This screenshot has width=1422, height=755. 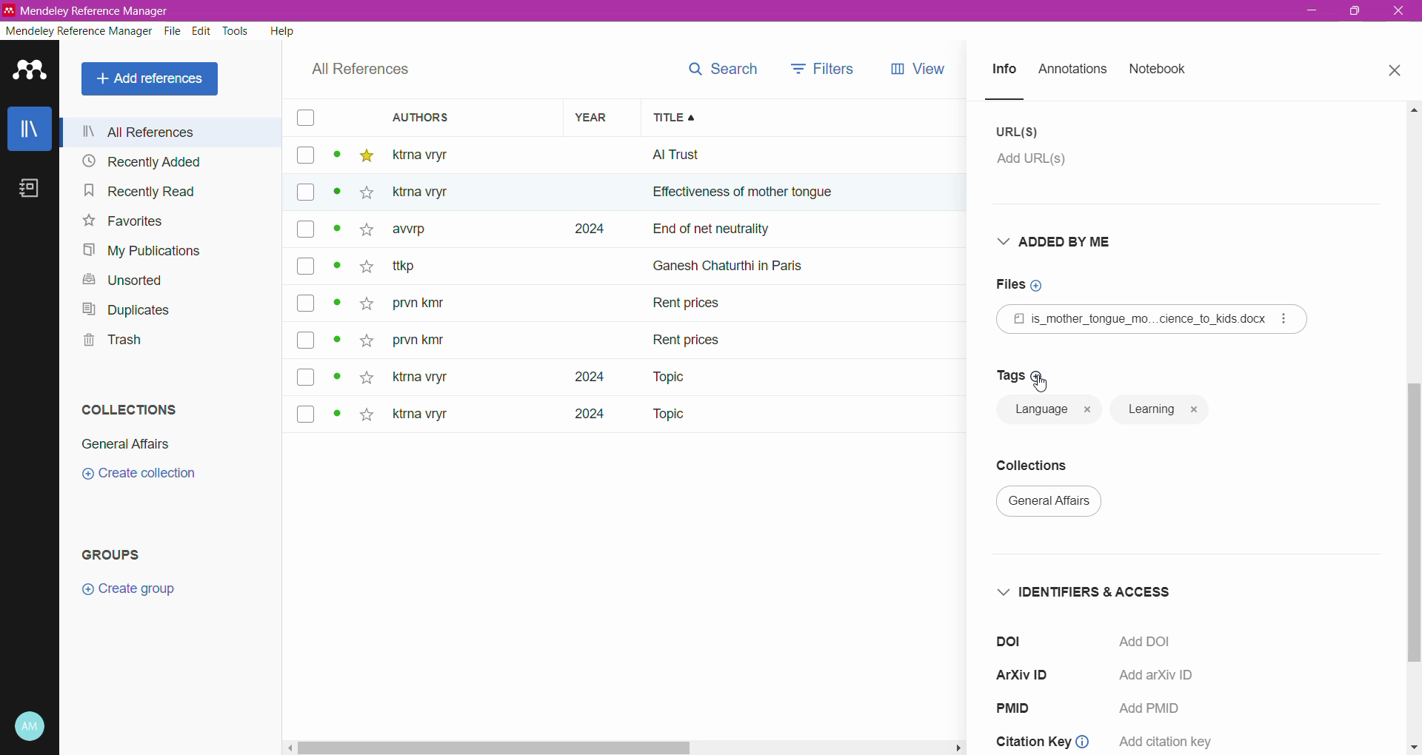 What do you see at coordinates (928, 69) in the screenshot?
I see `views ` at bounding box center [928, 69].